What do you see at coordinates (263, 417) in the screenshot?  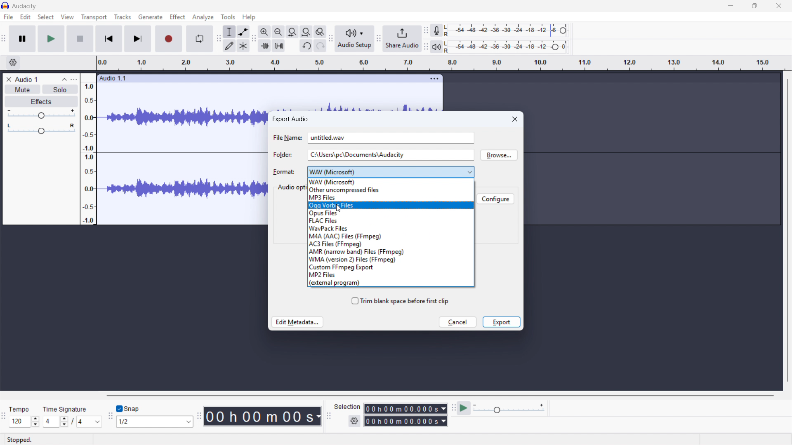 I see `Timestamp ` at bounding box center [263, 417].